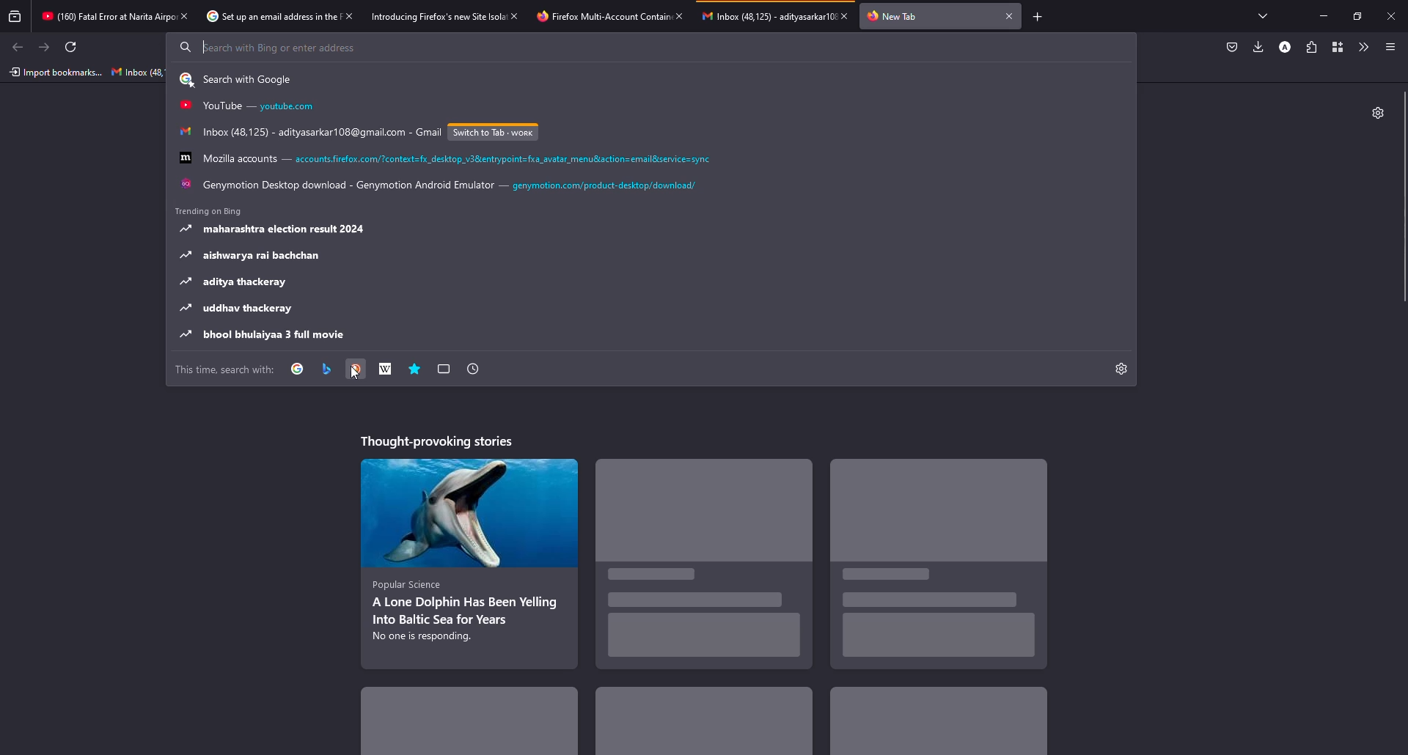 The image size is (1408, 755). Describe the element at coordinates (241, 80) in the screenshot. I see `search options` at that location.